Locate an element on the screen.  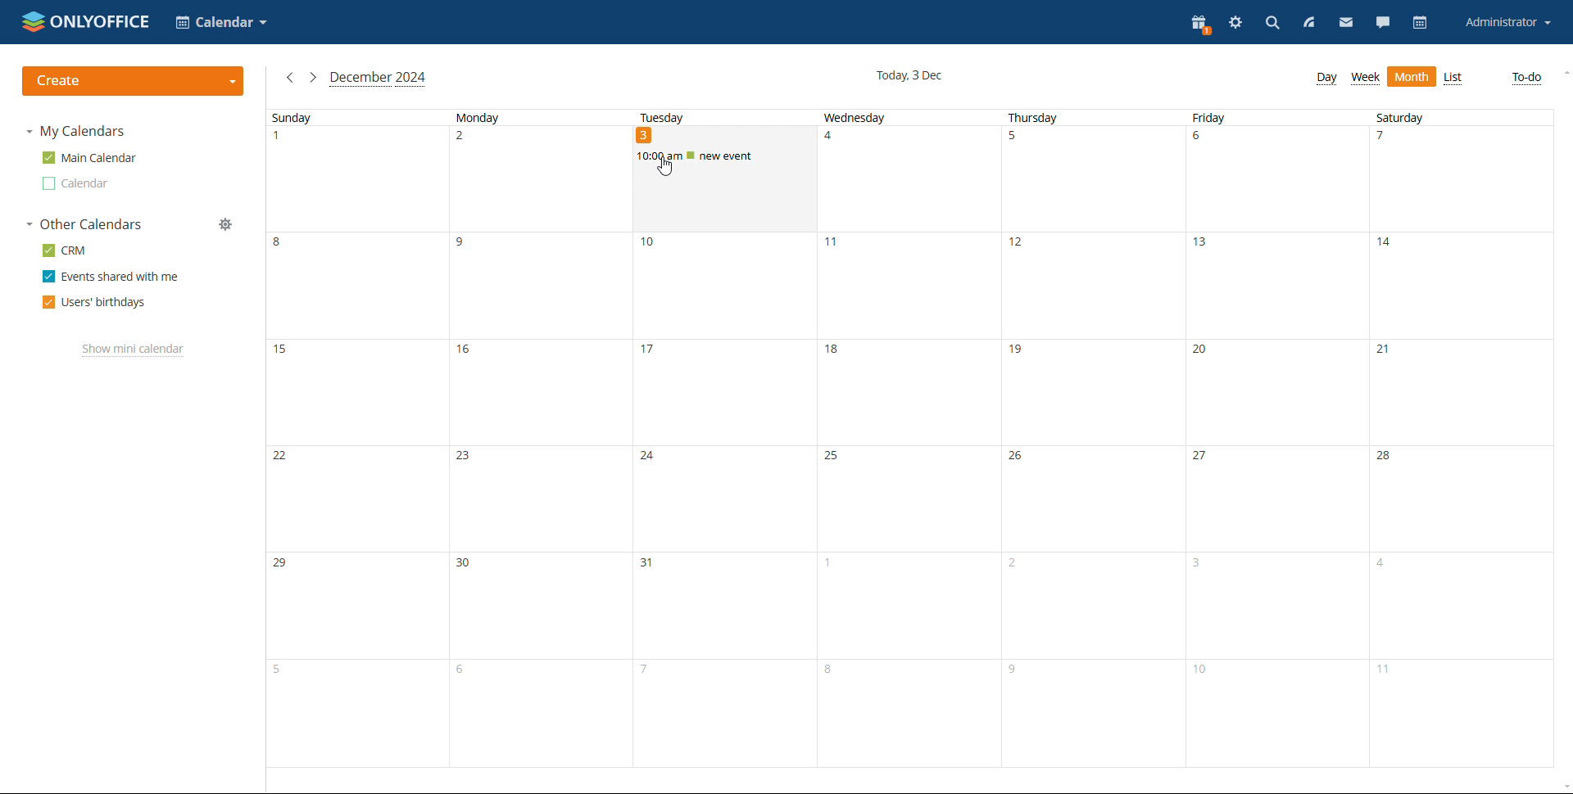
create is located at coordinates (134, 81).